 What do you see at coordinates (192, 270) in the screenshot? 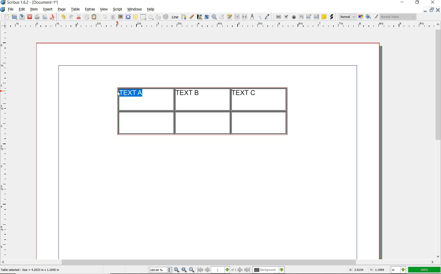
I see `zoom in` at bounding box center [192, 270].